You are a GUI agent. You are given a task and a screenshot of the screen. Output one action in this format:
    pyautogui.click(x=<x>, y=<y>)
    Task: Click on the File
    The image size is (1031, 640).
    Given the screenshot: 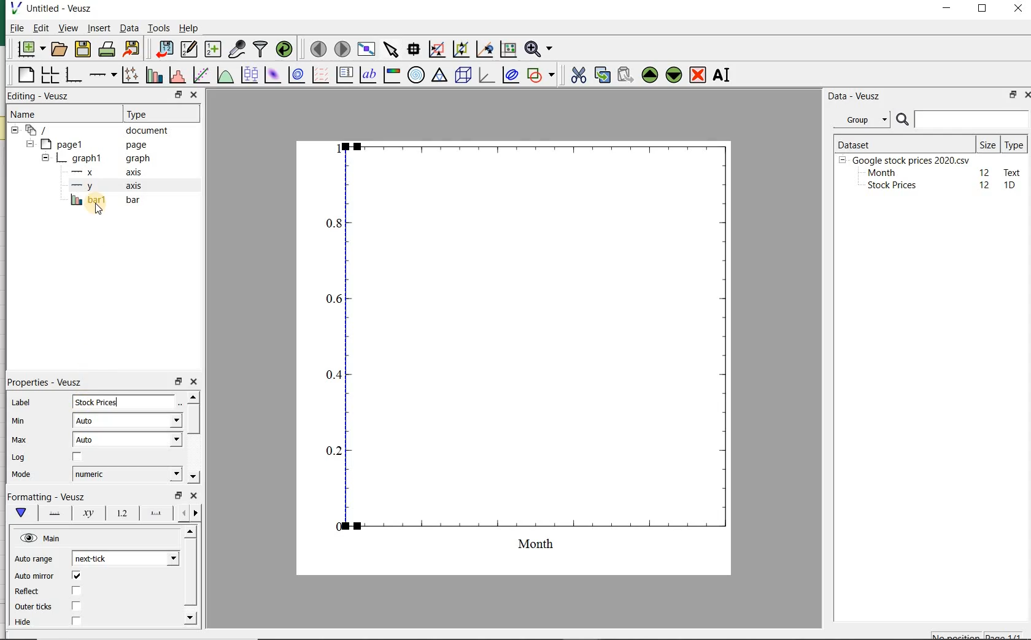 What is the action you would take?
    pyautogui.click(x=14, y=29)
    